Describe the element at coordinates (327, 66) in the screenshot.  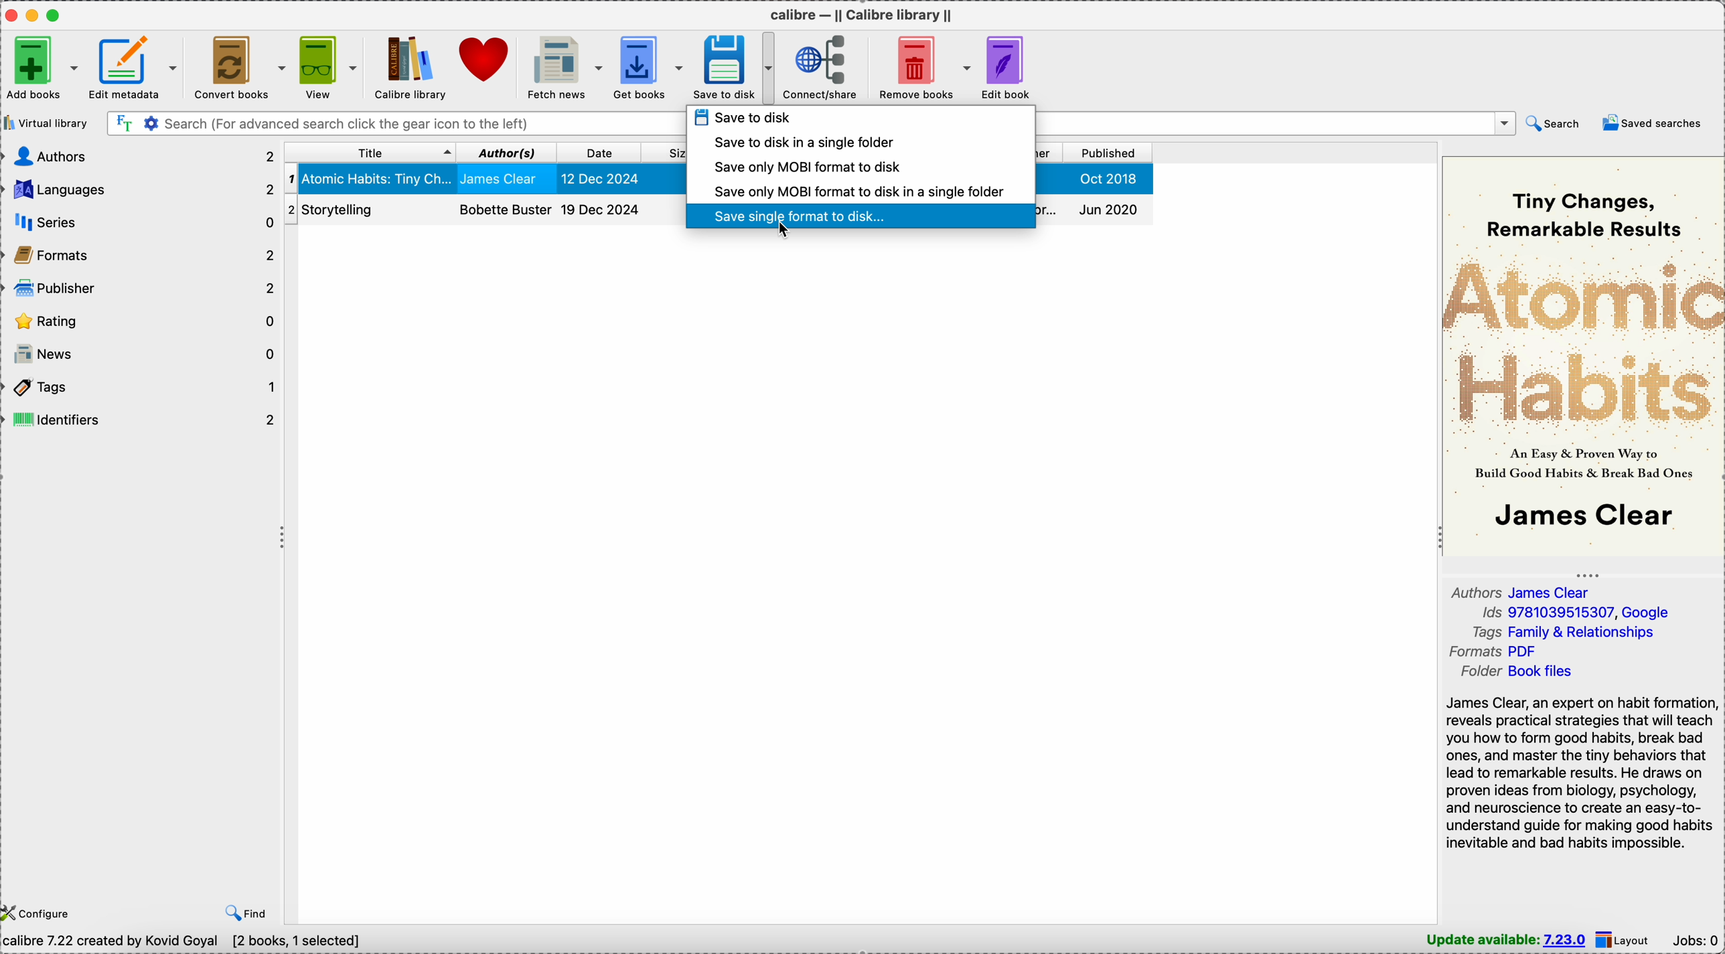
I see `view` at that location.